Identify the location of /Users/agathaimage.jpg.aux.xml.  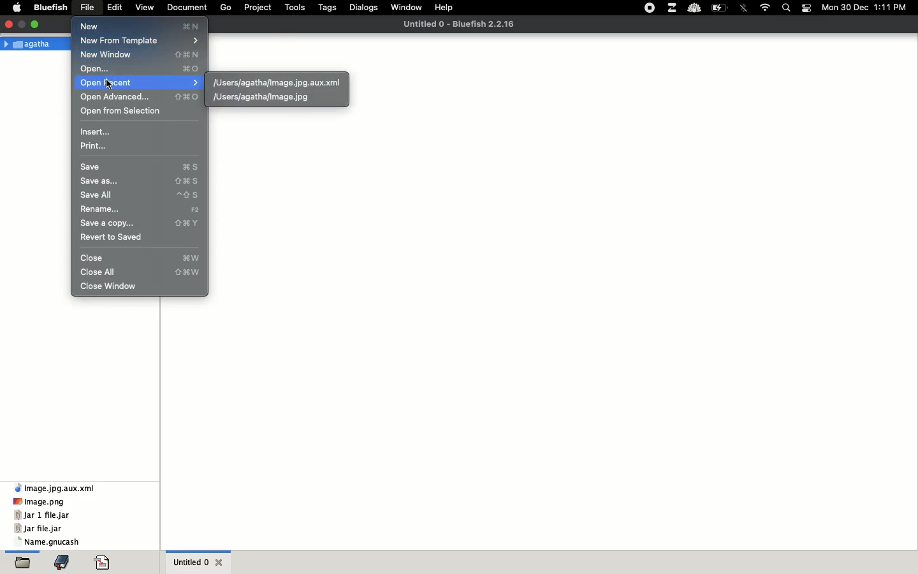
(277, 82).